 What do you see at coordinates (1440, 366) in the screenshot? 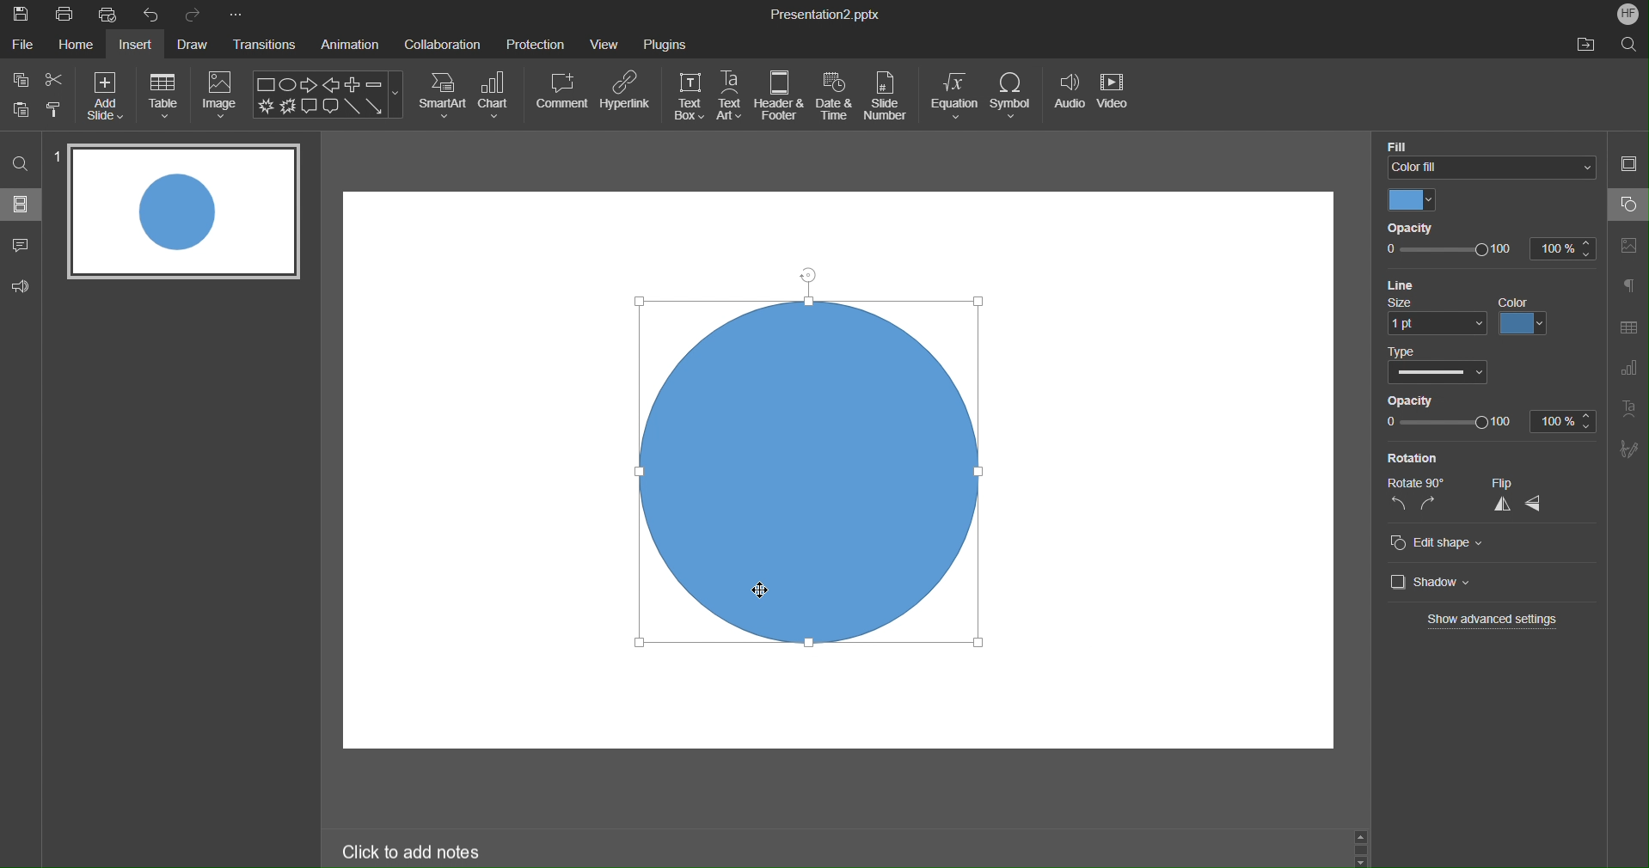
I see `Type` at bounding box center [1440, 366].